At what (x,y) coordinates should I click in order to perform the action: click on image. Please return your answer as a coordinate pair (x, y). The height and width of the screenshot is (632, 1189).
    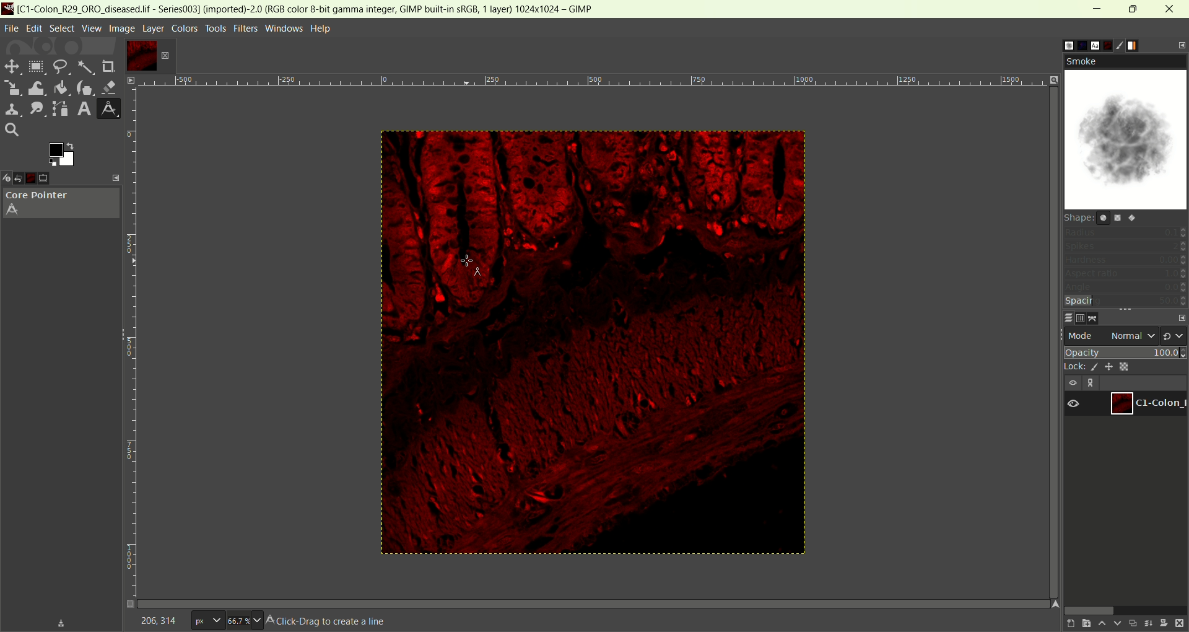
    Looking at the image, I should click on (590, 348).